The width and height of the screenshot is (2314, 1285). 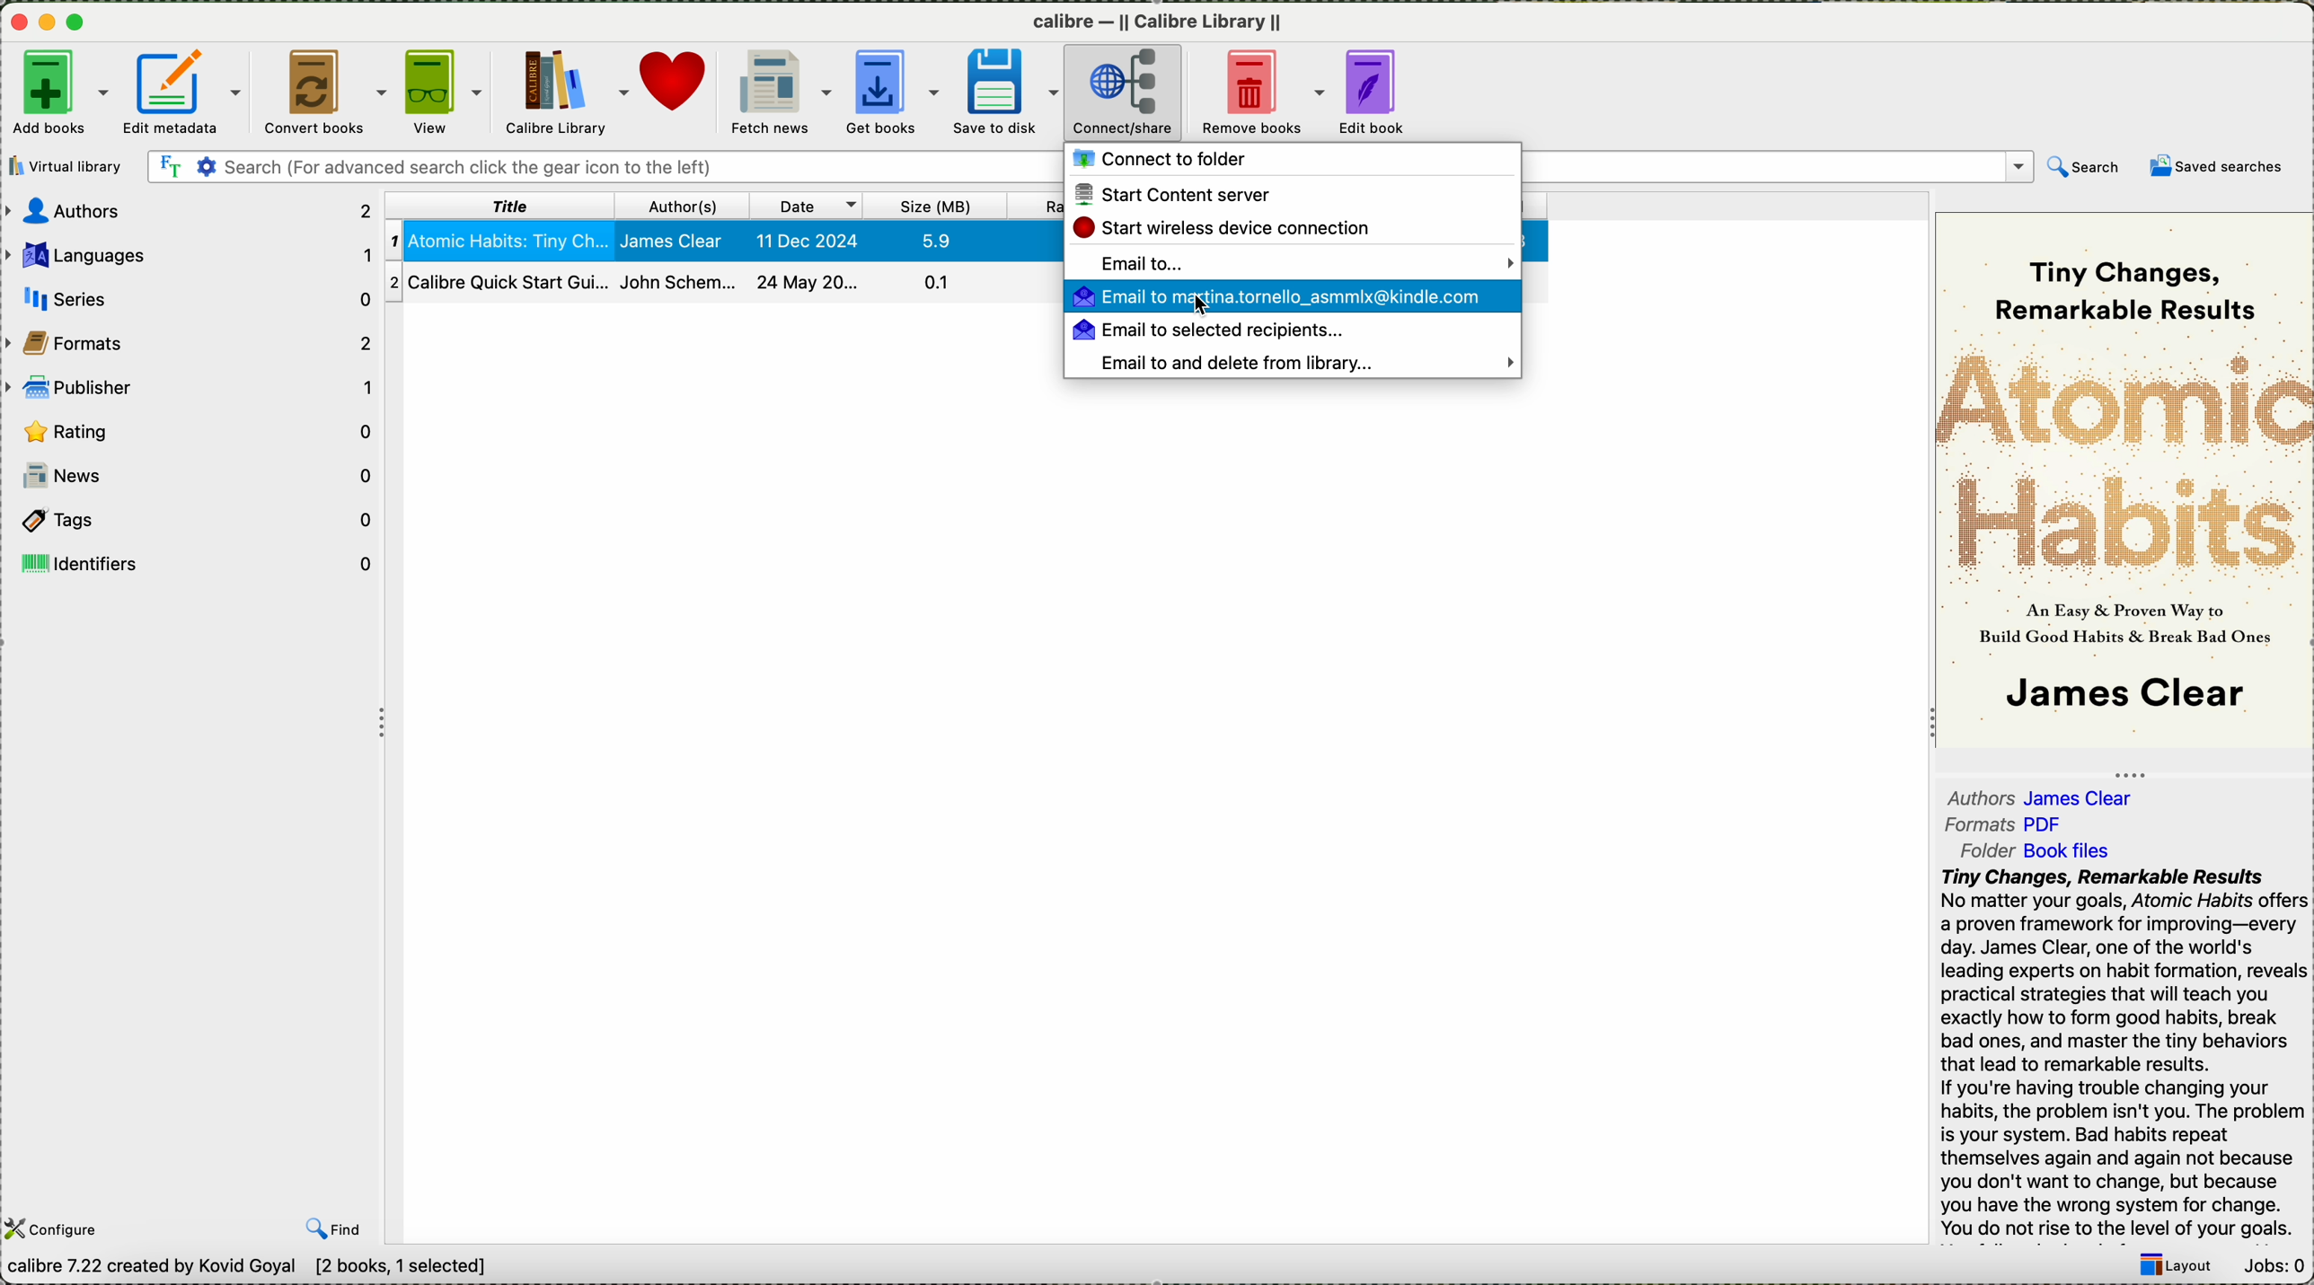 What do you see at coordinates (79, 22) in the screenshot?
I see `maximize` at bounding box center [79, 22].